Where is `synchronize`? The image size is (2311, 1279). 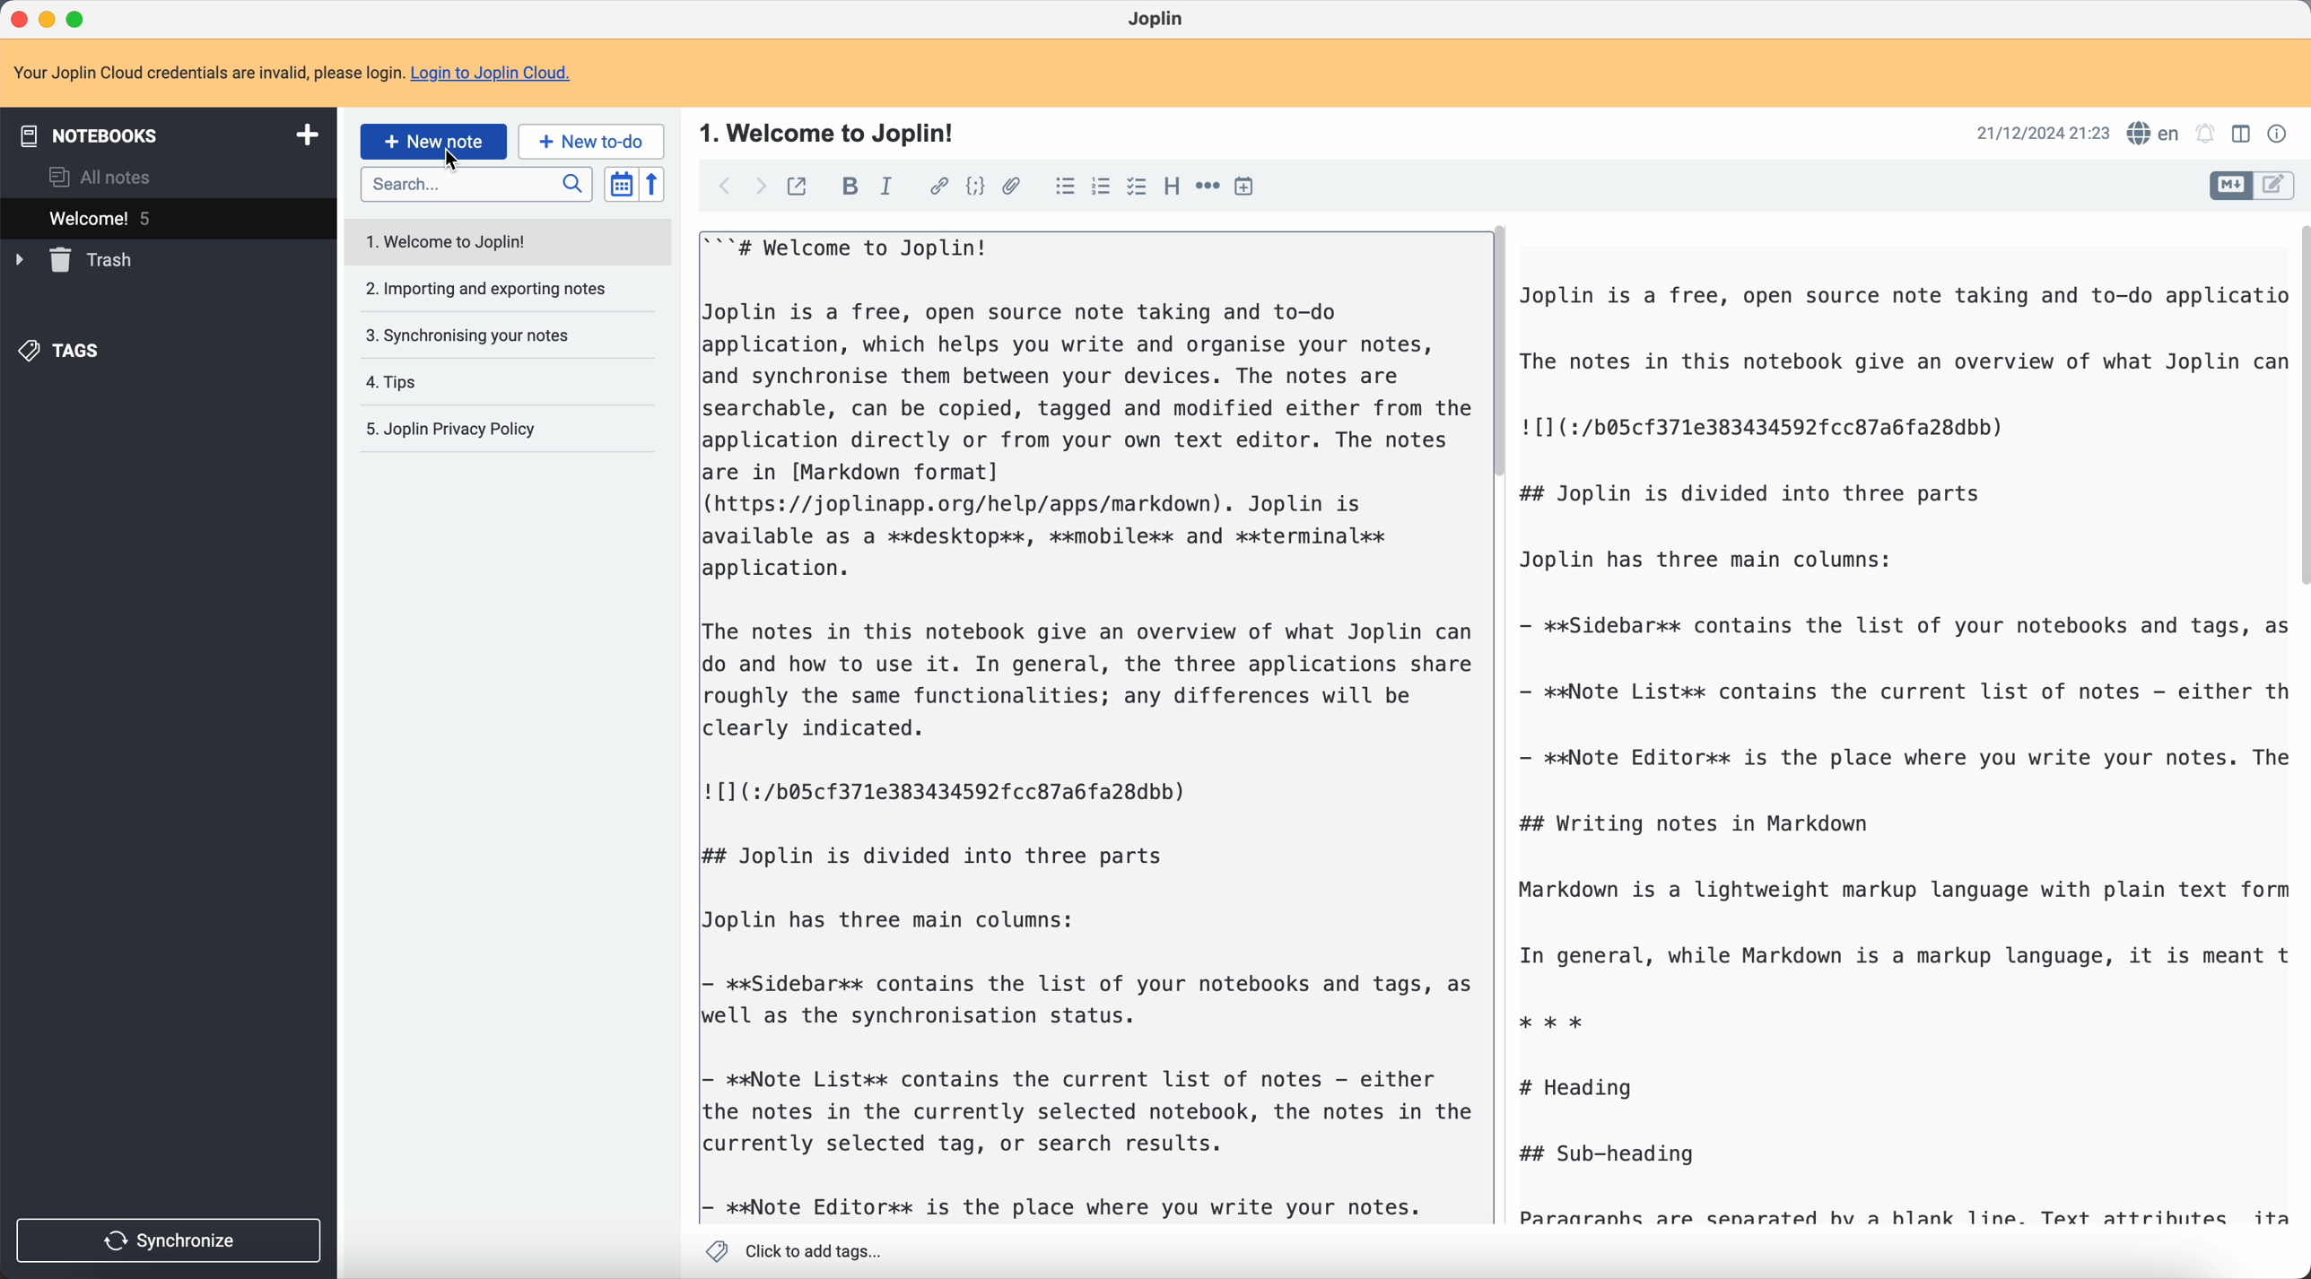
synchronize is located at coordinates (170, 1241).